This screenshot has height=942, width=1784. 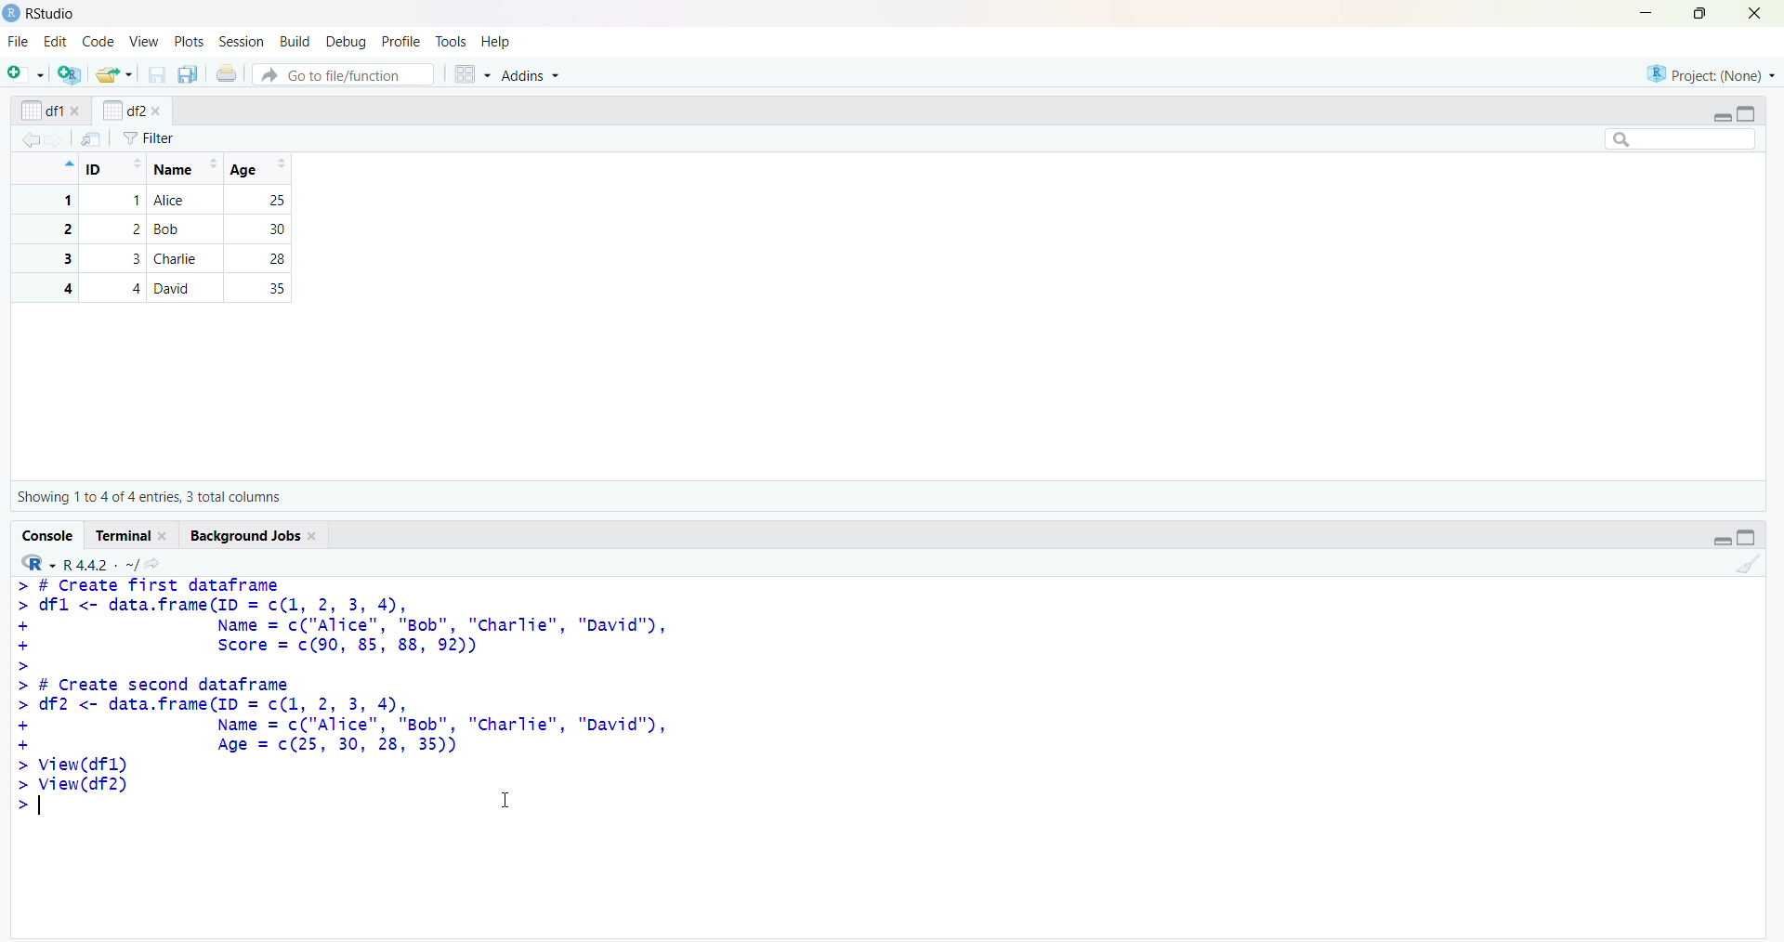 I want to click on close, so click(x=156, y=111).